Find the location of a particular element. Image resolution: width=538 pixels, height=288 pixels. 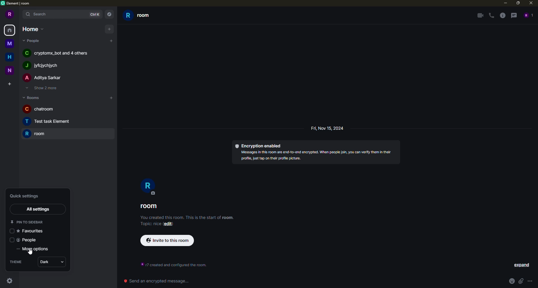

r room is located at coordinates (139, 17).